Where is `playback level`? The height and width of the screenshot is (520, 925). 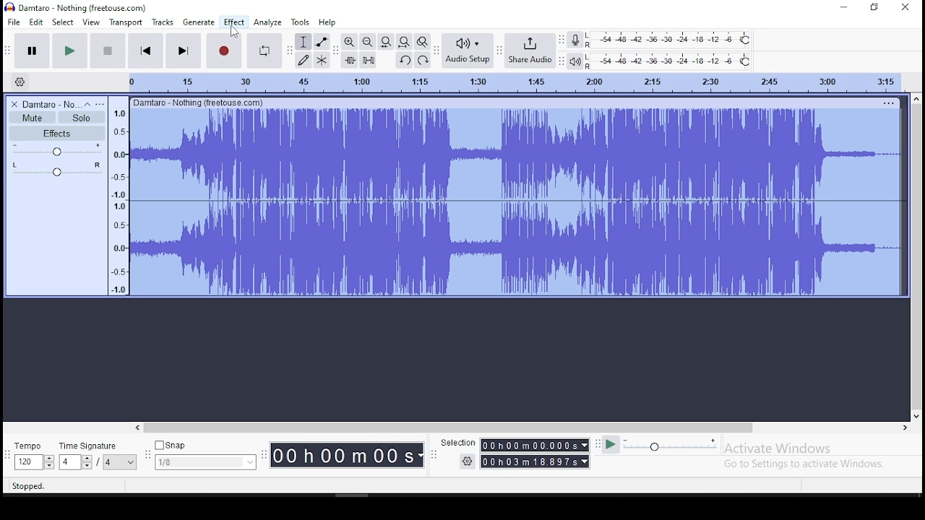 playback level is located at coordinates (670, 61).